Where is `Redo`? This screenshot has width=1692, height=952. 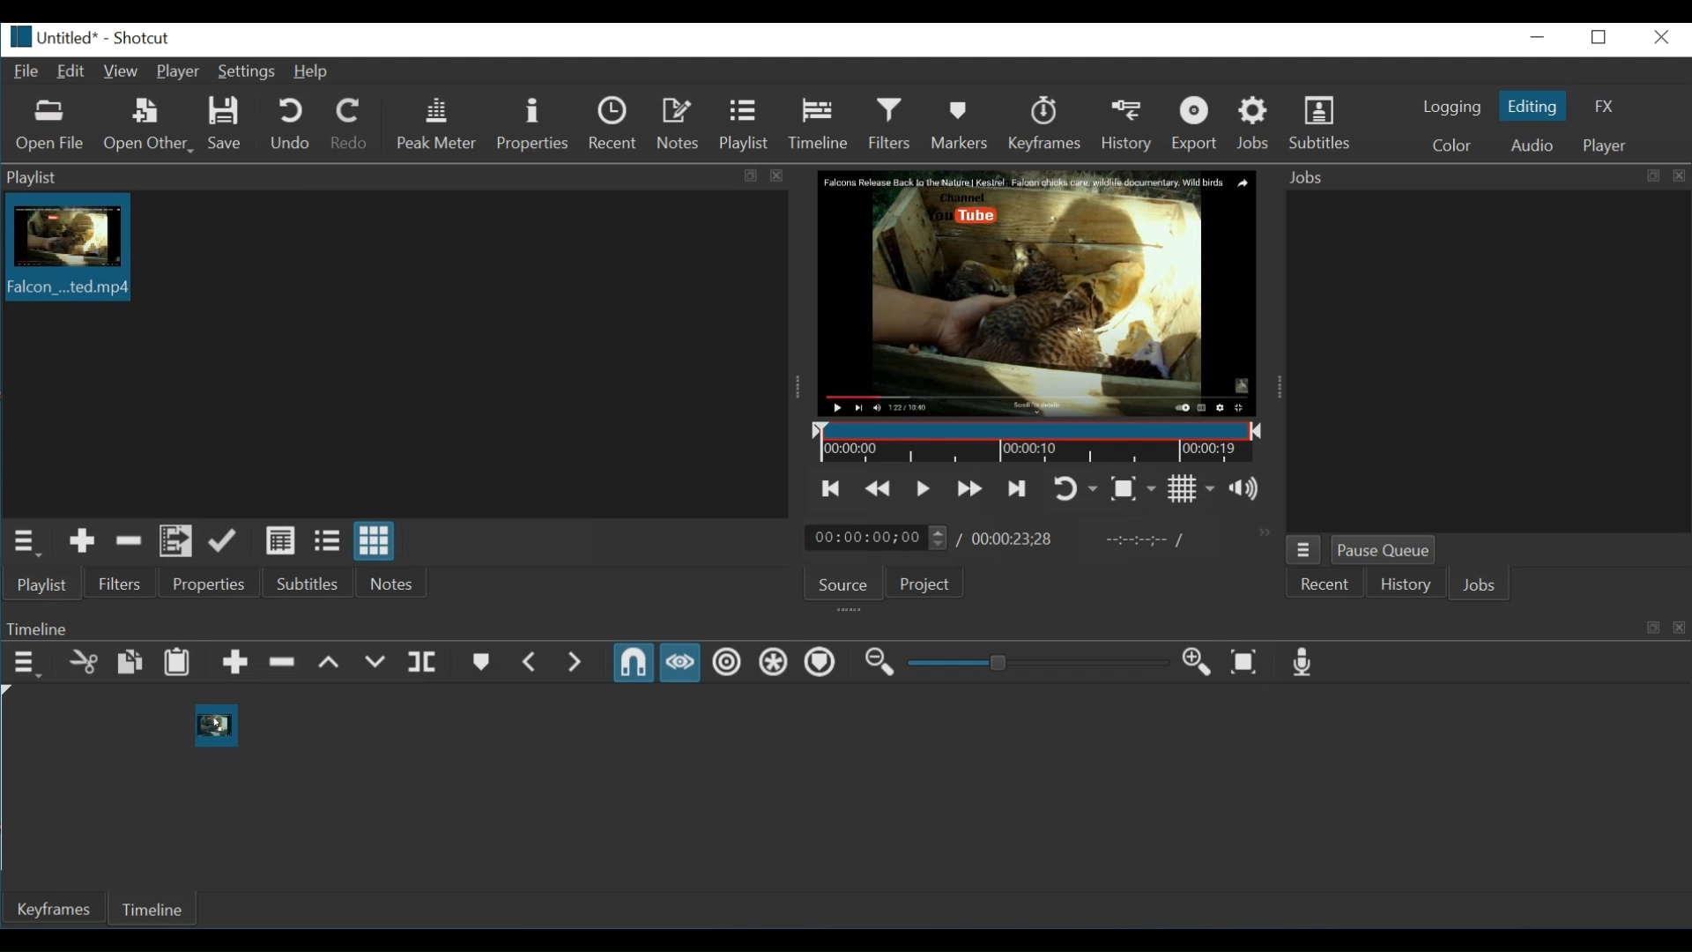
Redo is located at coordinates (350, 123).